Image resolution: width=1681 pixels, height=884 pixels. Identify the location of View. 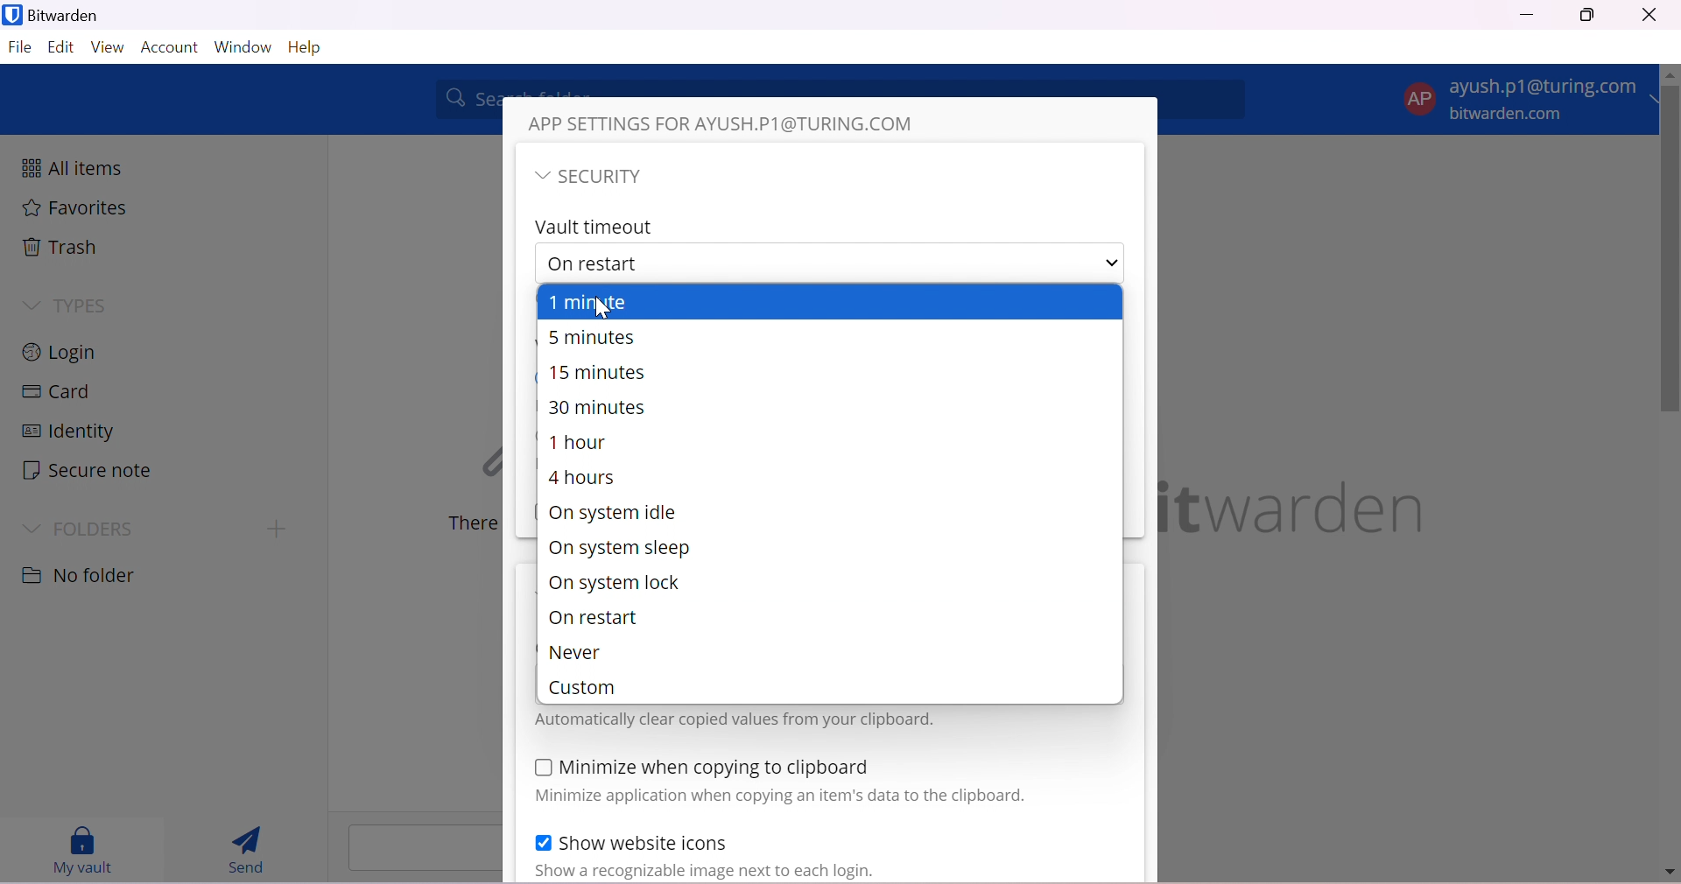
(109, 48).